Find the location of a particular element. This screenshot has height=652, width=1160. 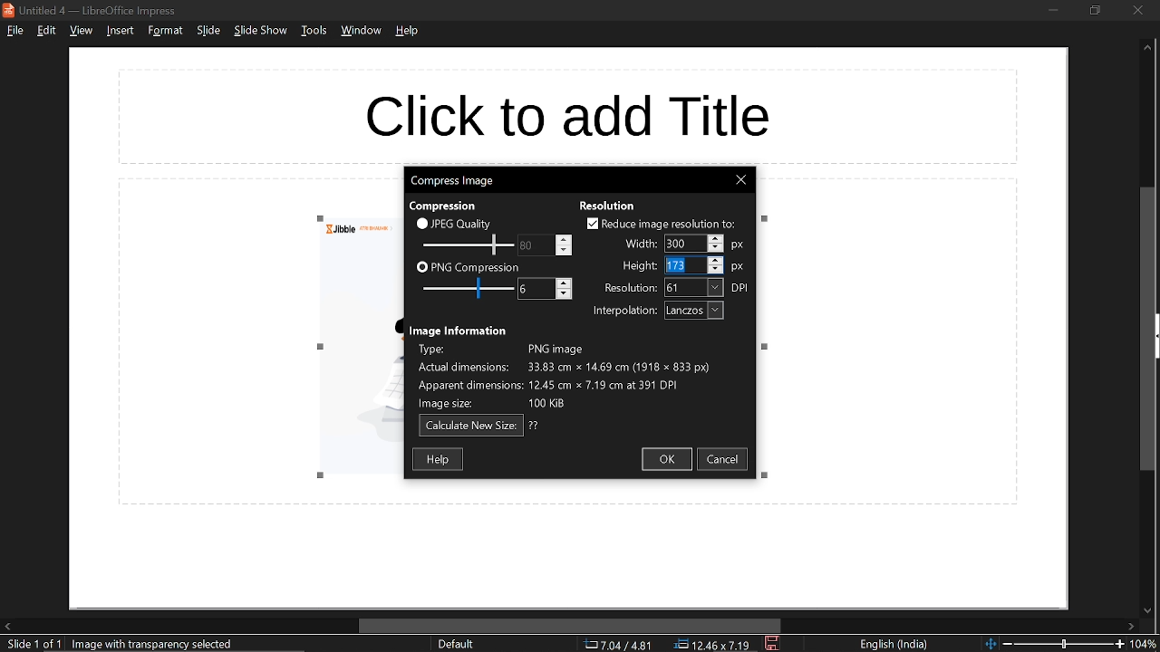

space for title is located at coordinates (585, 110).